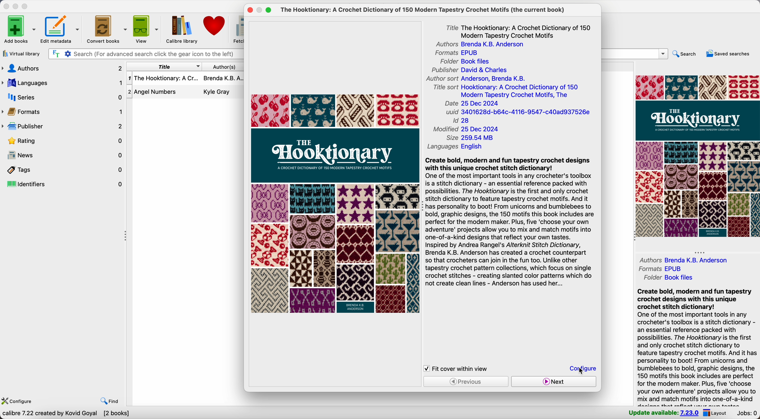 The image size is (760, 419). I want to click on view, so click(145, 29).